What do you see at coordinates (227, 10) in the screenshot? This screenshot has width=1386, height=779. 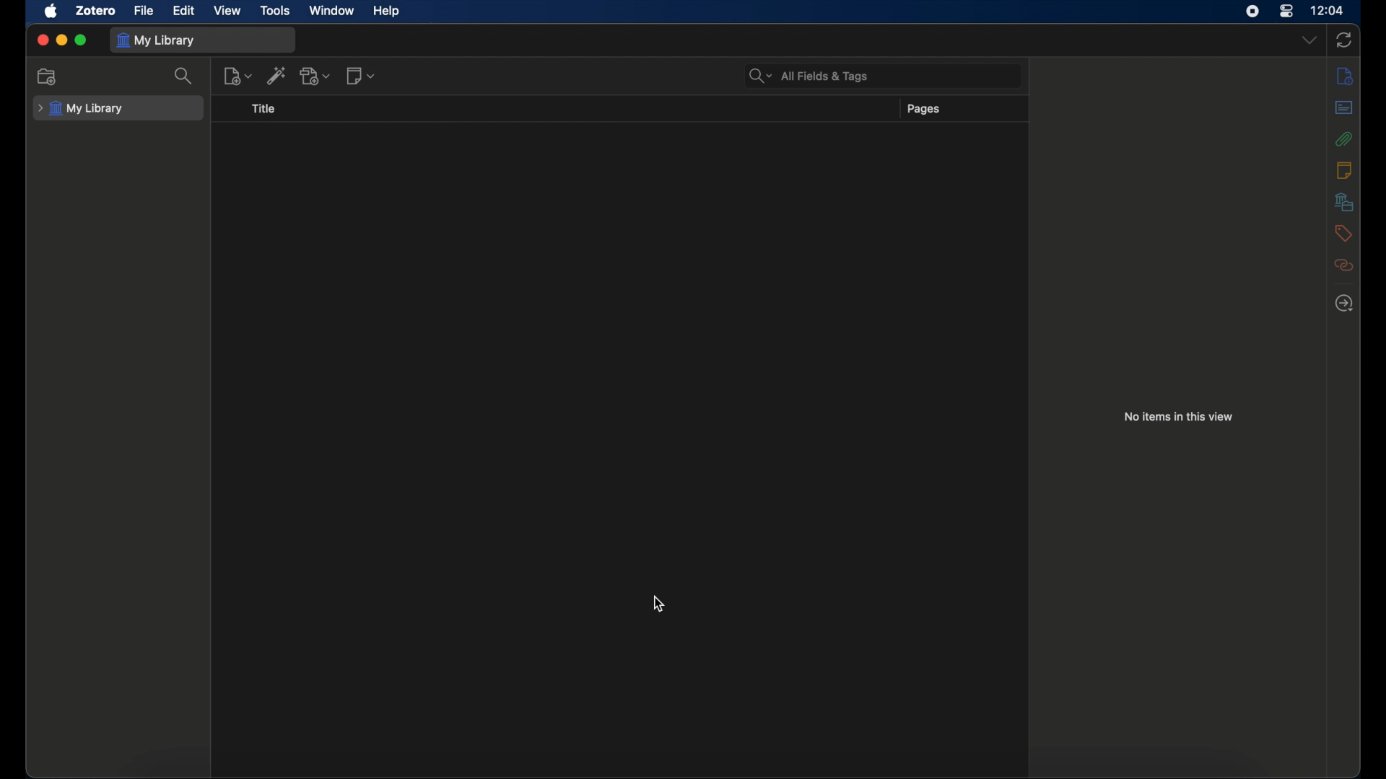 I see `view` at bounding box center [227, 10].